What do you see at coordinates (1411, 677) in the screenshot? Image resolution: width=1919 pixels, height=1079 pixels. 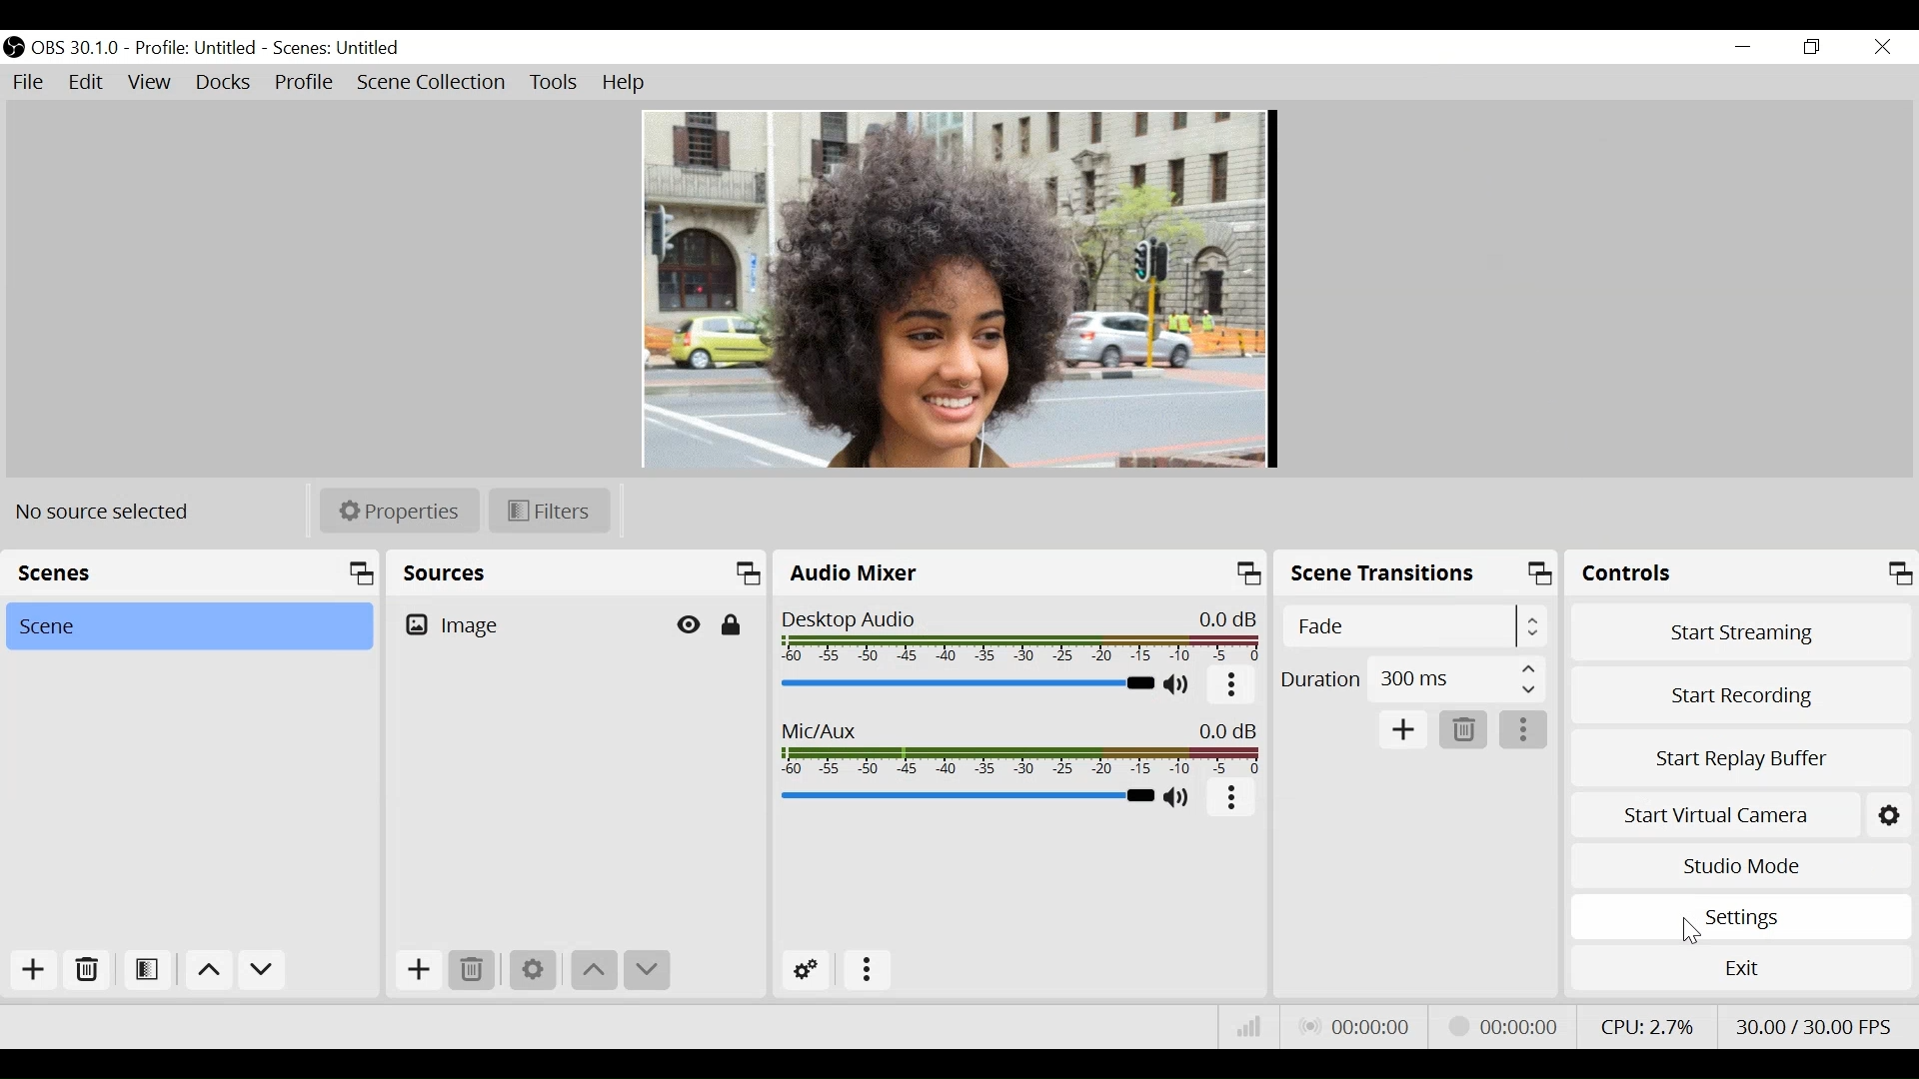 I see `Duration 300 ms` at bounding box center [1411, 677].